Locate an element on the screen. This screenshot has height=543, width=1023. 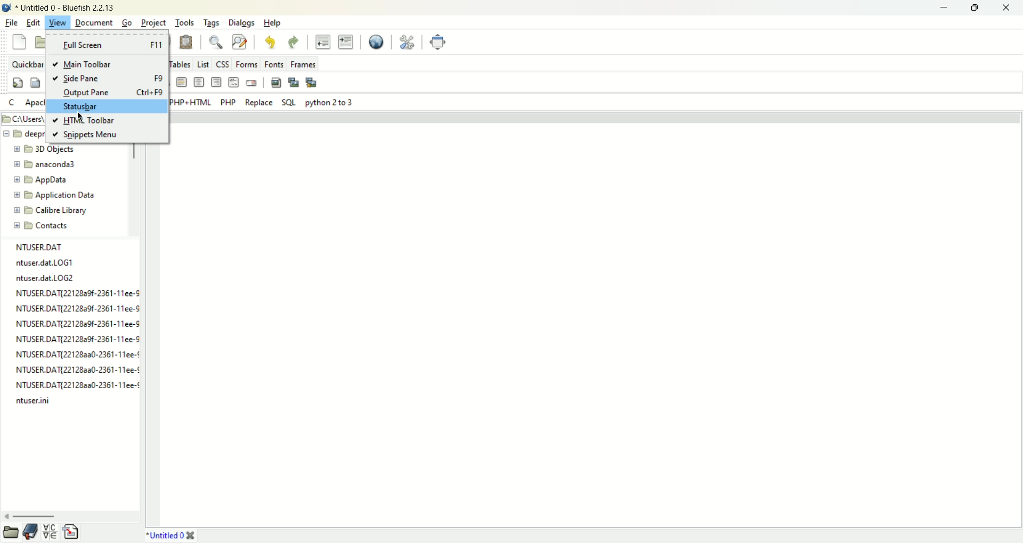
SQL is located at coordinates (289, 102).